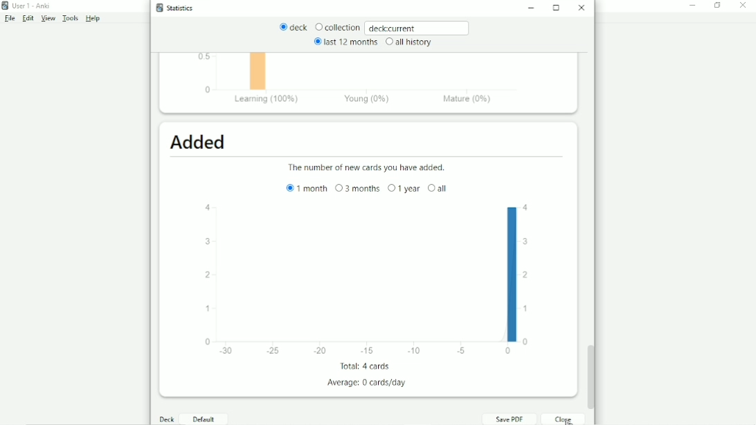 This screenshot has width=756, height=425. Describe the element at coordinates (583, 8) in the screenshot. I see `Close` at that location.